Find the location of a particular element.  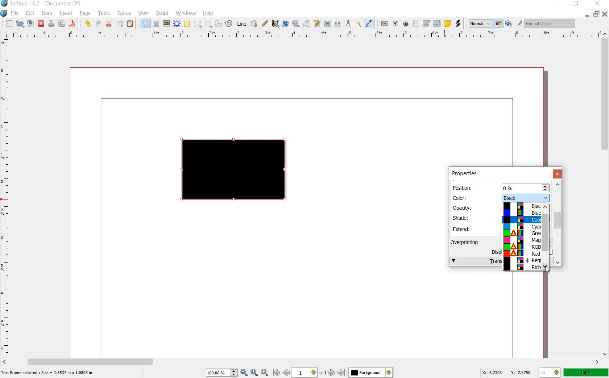

save as pdf is located at coordinates (72, 24).